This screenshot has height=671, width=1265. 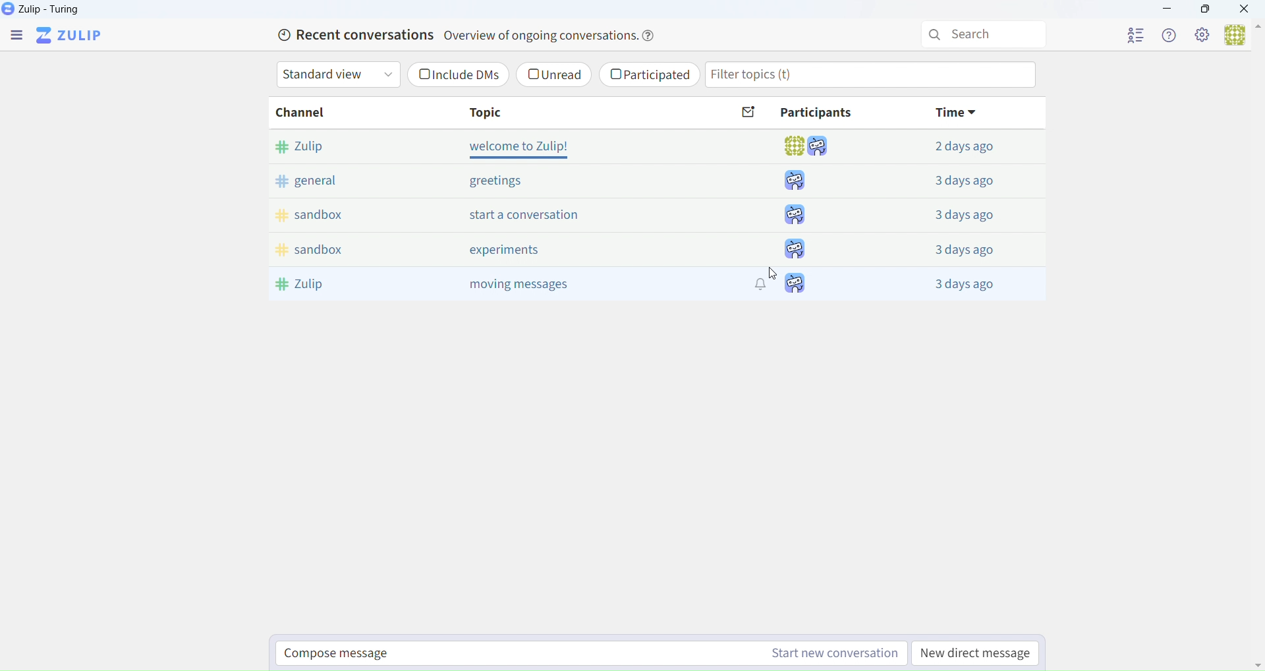 I want to click on notify, so click(x=762, y=289).